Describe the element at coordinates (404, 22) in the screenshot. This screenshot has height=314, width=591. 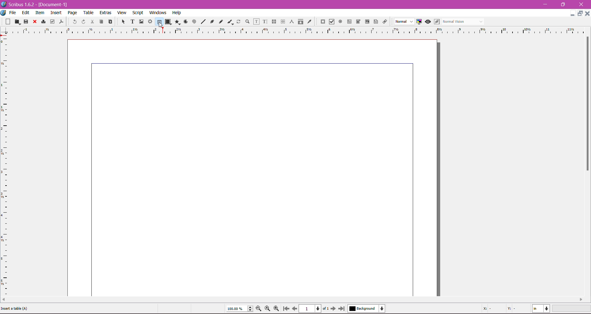
I see `Normal` at that location.